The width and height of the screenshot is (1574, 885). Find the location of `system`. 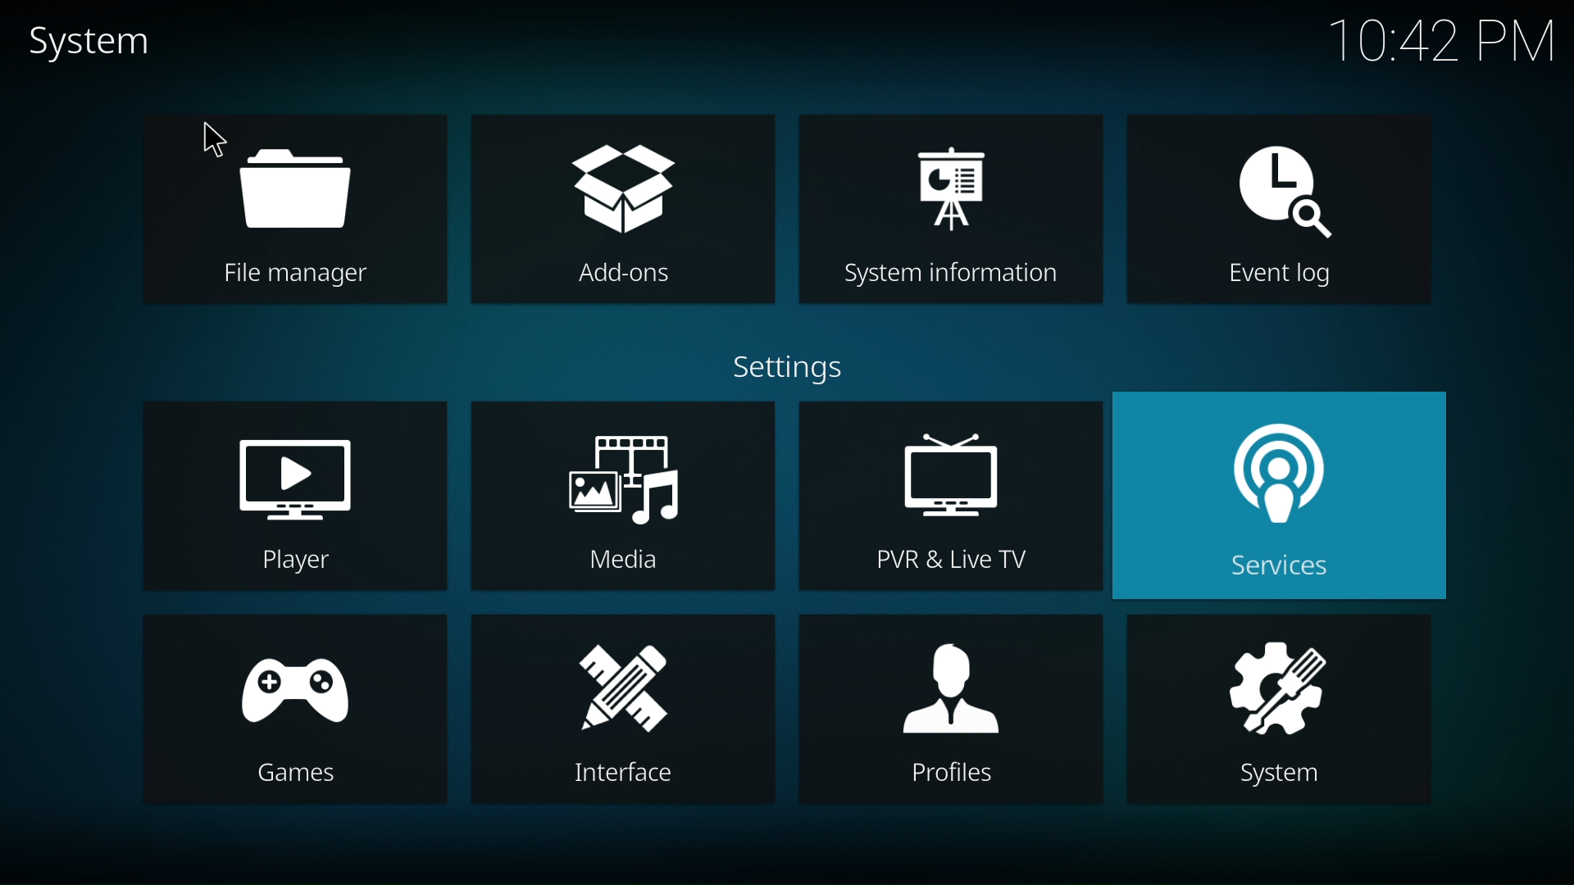

system is located at coordinates (1285, 708).